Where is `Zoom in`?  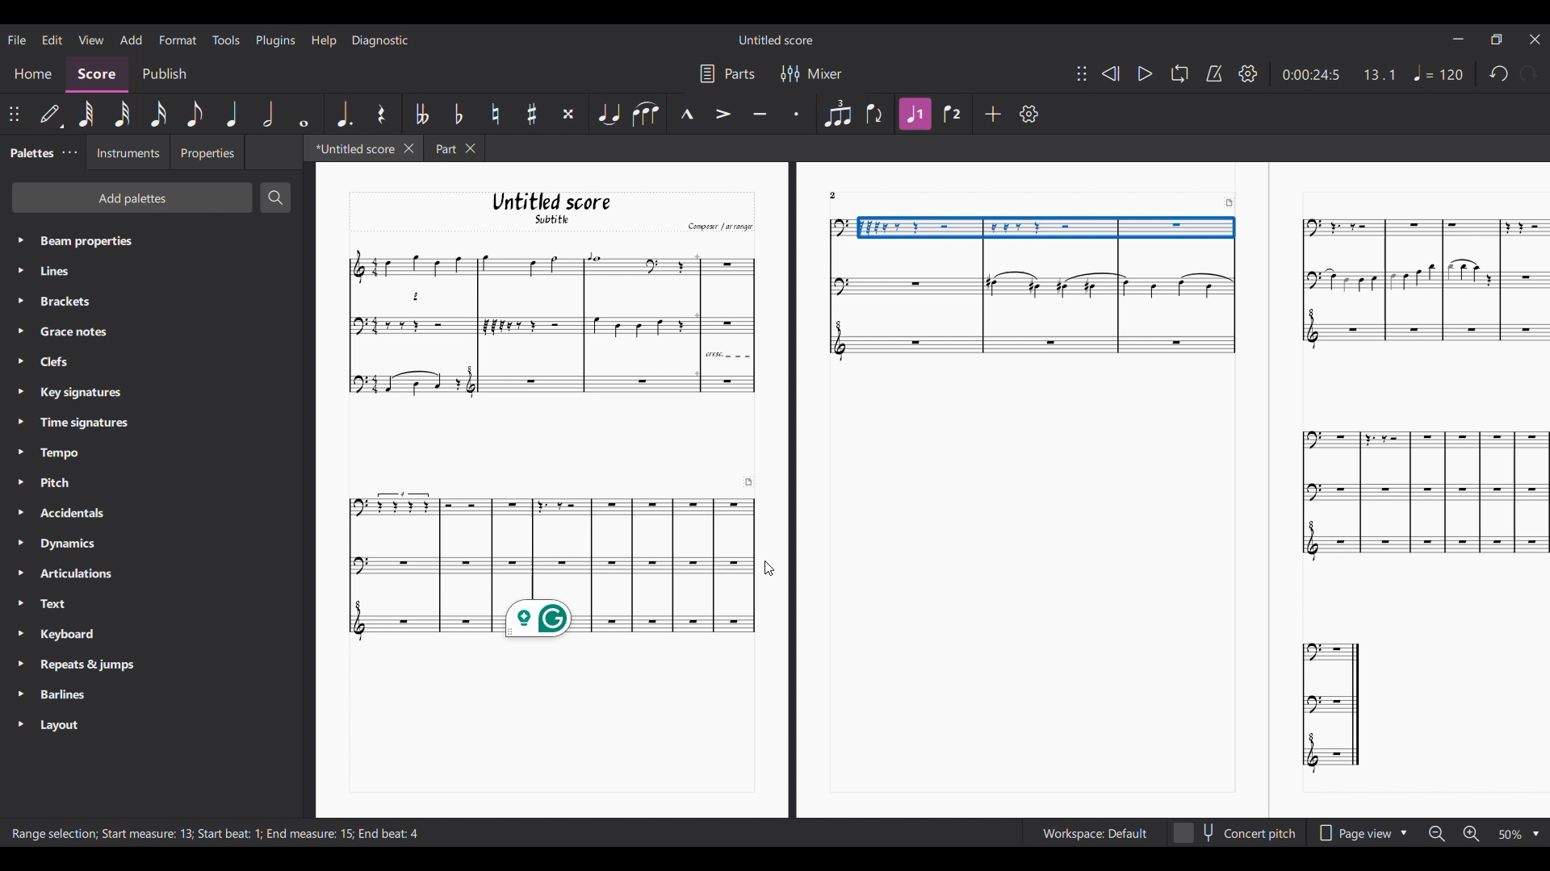
Zoom in is located at coordinates (1472, 835).